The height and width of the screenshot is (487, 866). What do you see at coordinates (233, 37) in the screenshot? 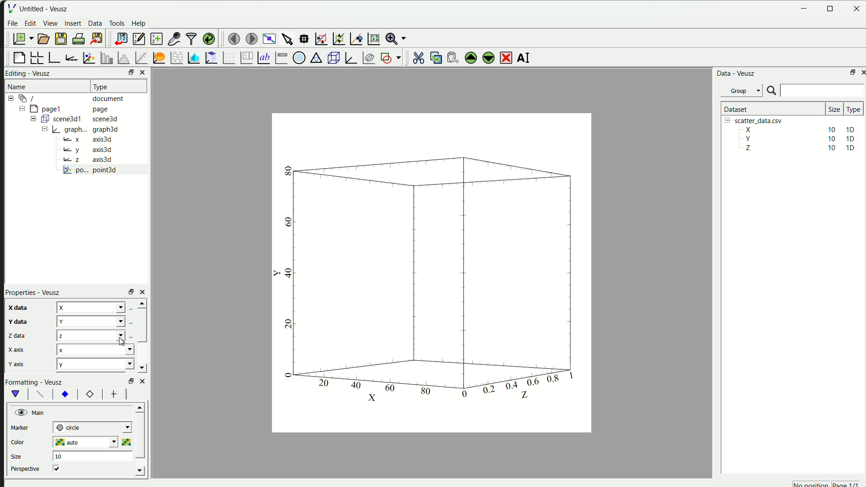
I see `move to previous page` at bounding box center [233, 37].